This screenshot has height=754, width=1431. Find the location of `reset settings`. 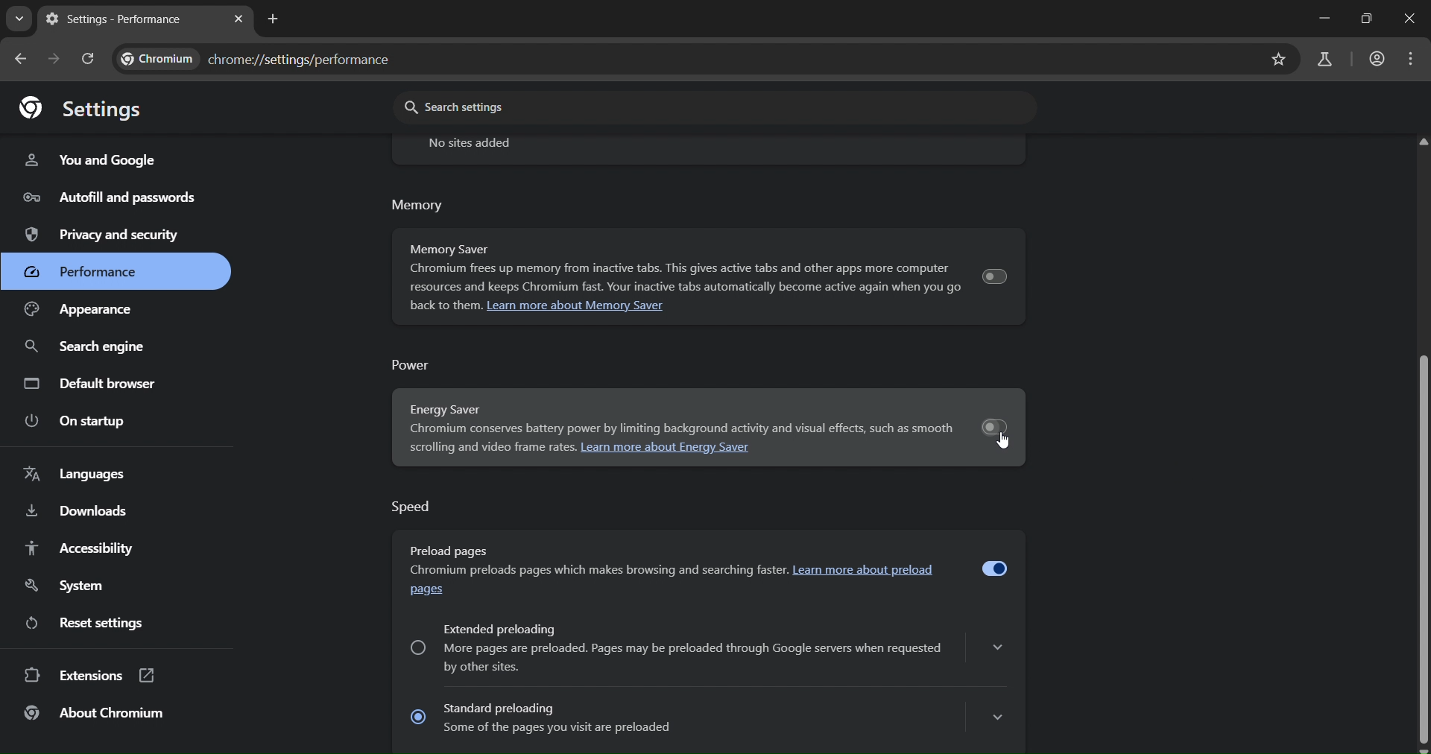

reset settings is located at coordinates (106, 623).